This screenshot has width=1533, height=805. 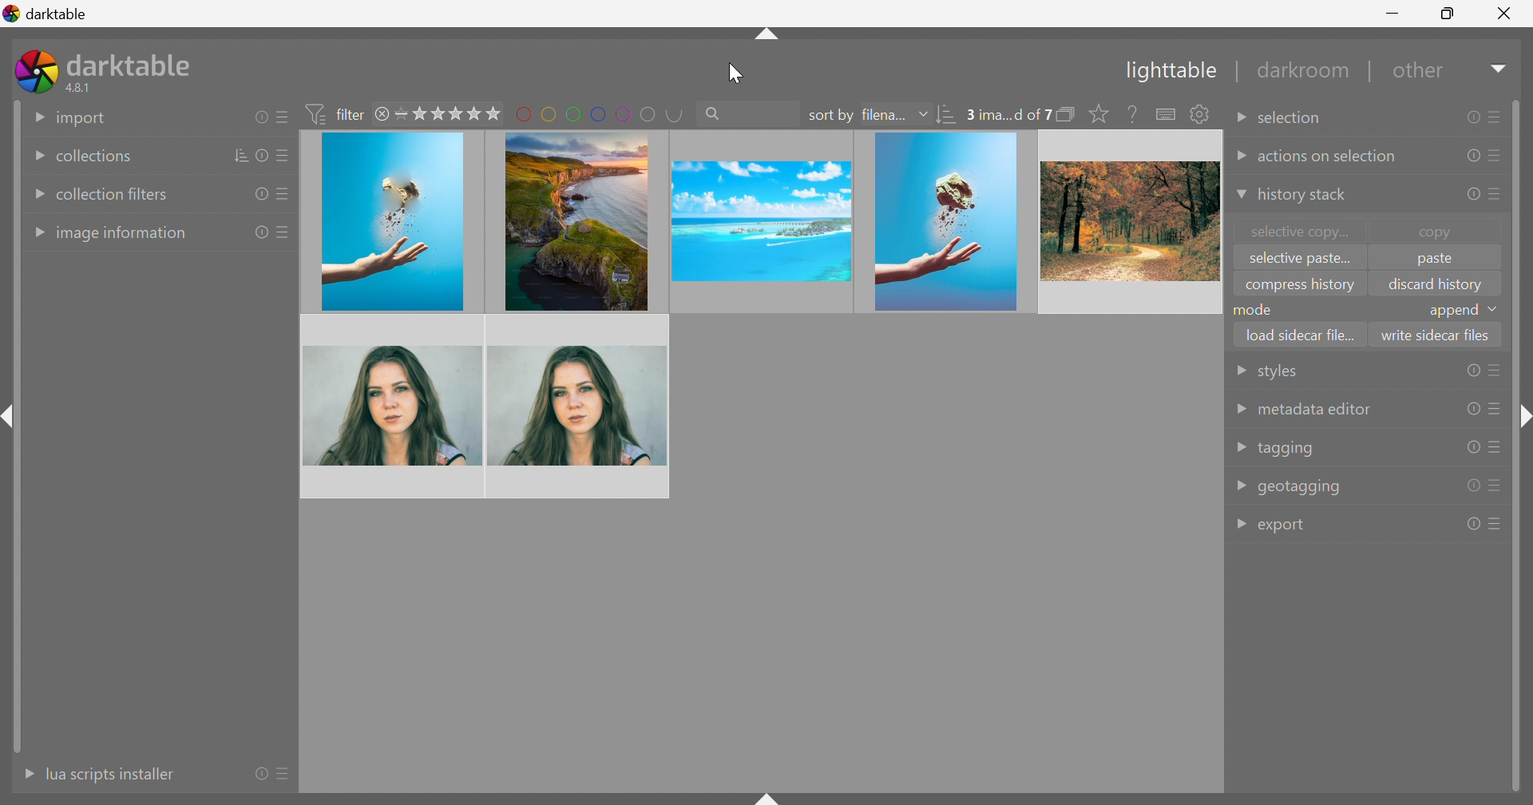 I want to click on Drop Down, so click(x=923, y=113).